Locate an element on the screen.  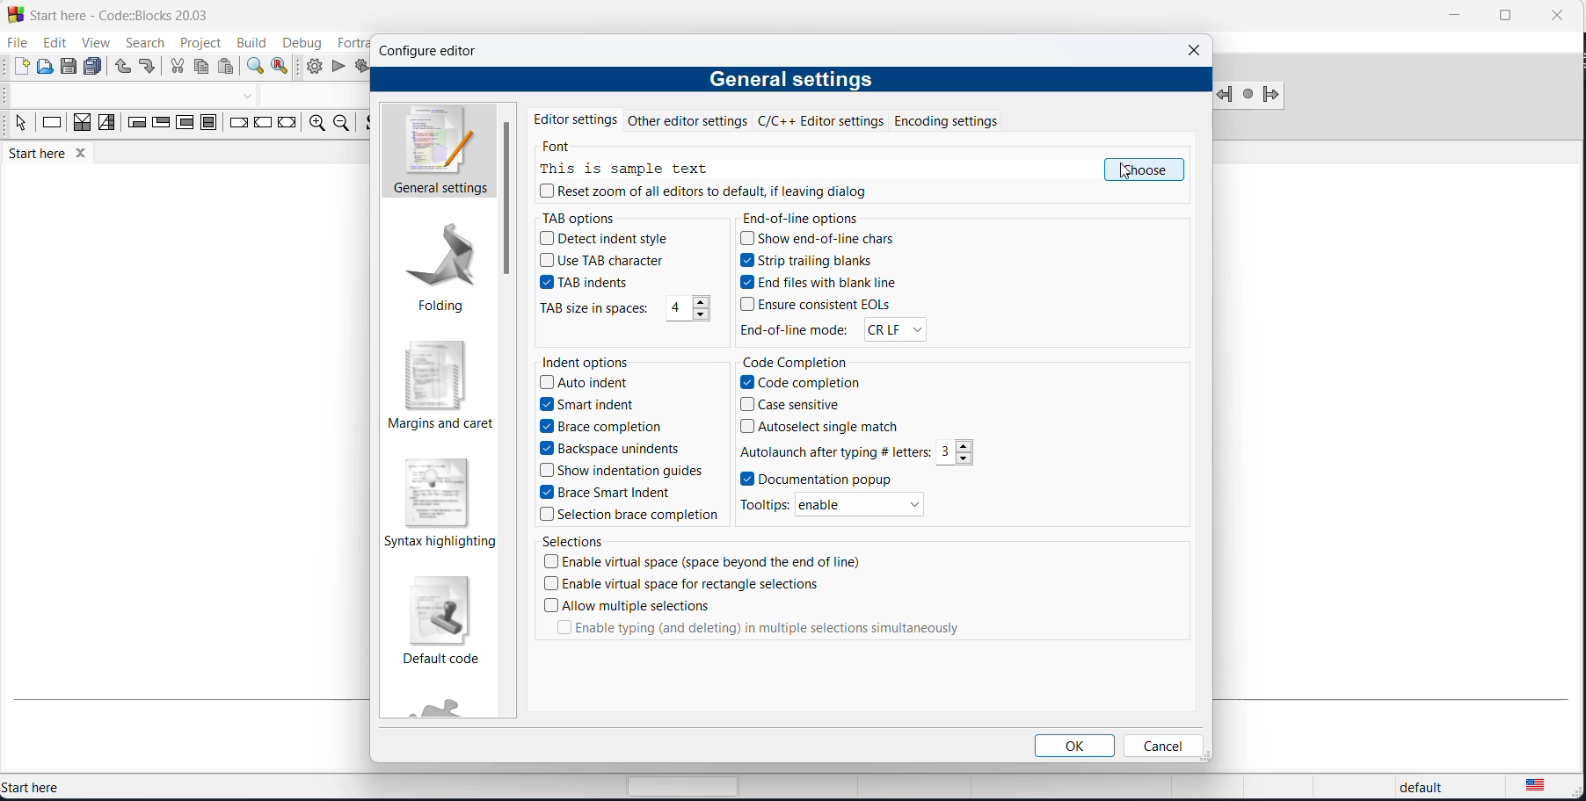
selections is located at coordinates (578, 542).